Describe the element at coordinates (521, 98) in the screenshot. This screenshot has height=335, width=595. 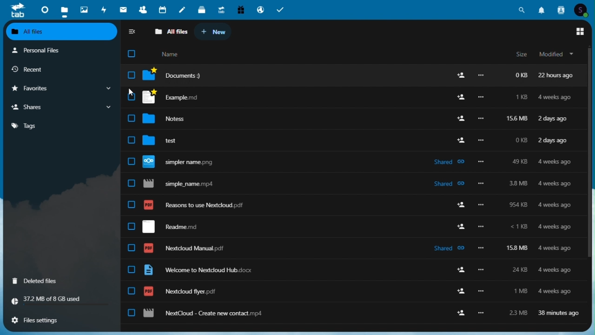
I see `1kb` at that location.